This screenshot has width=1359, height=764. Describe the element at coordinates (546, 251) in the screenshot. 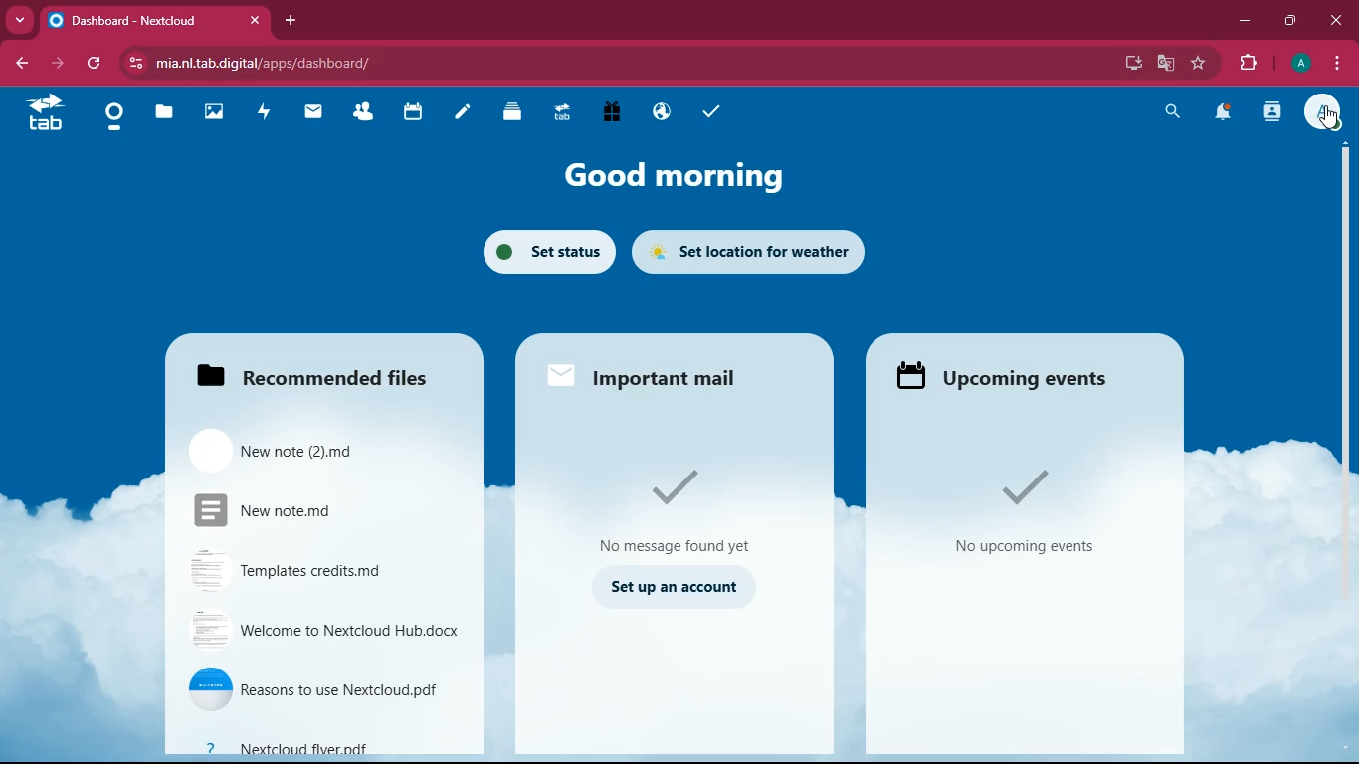

I see `set status` at that location.